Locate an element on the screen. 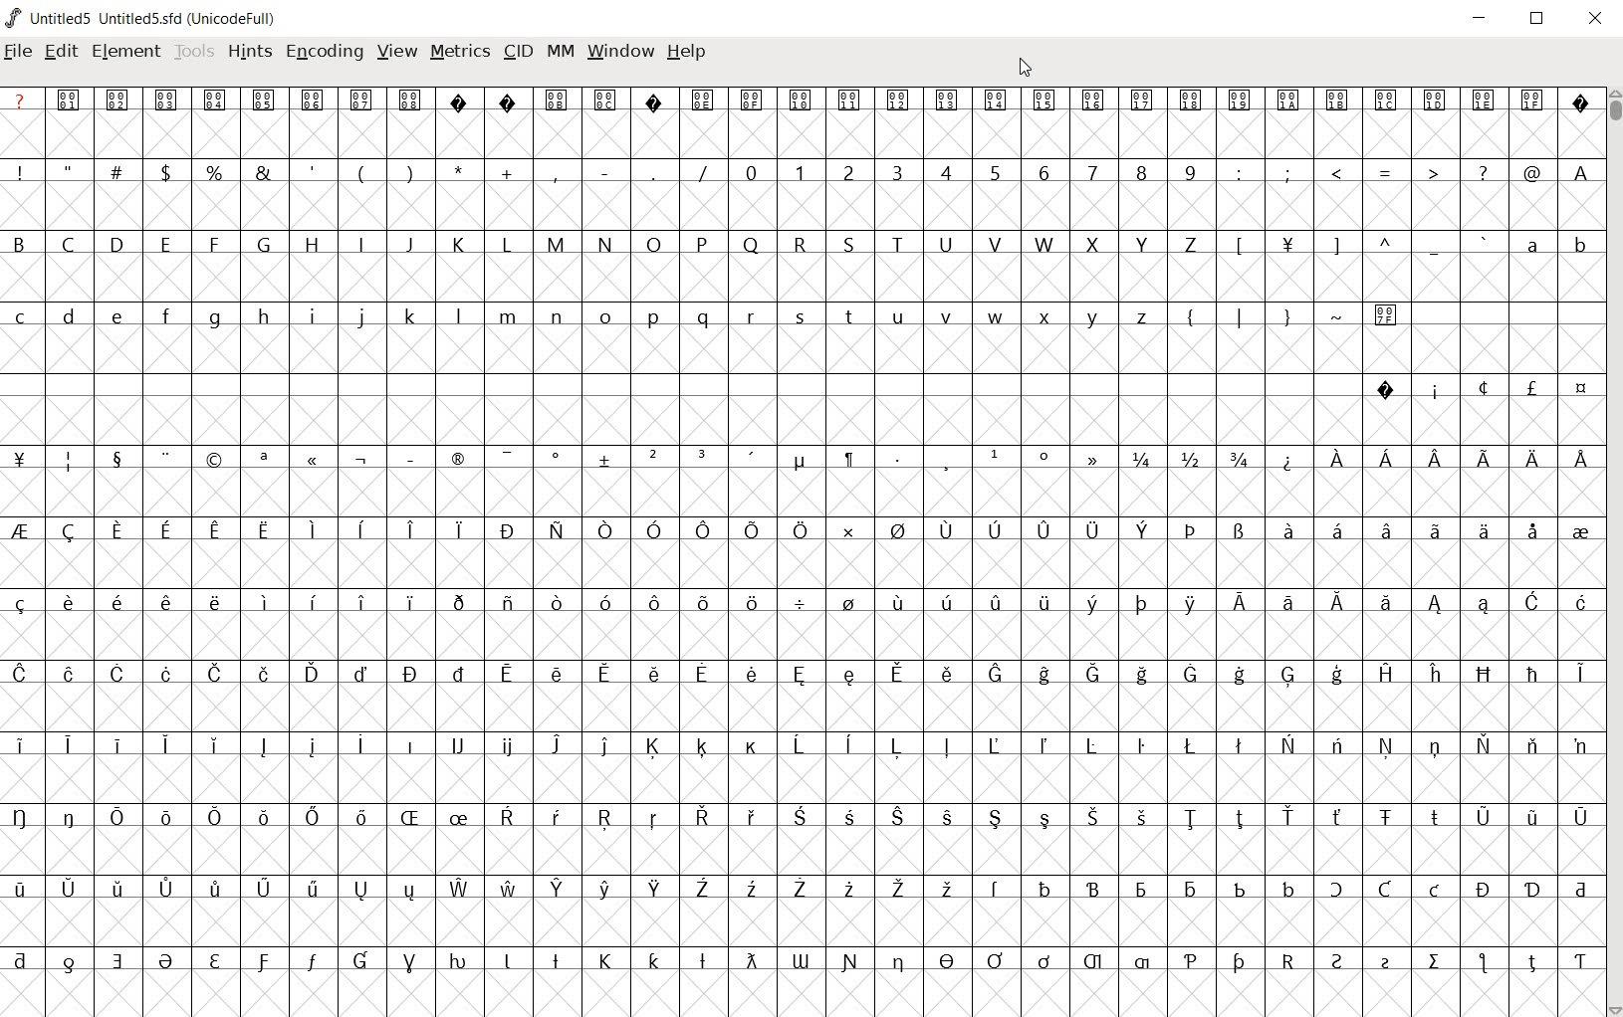  S is located at coordinates (850, 244).